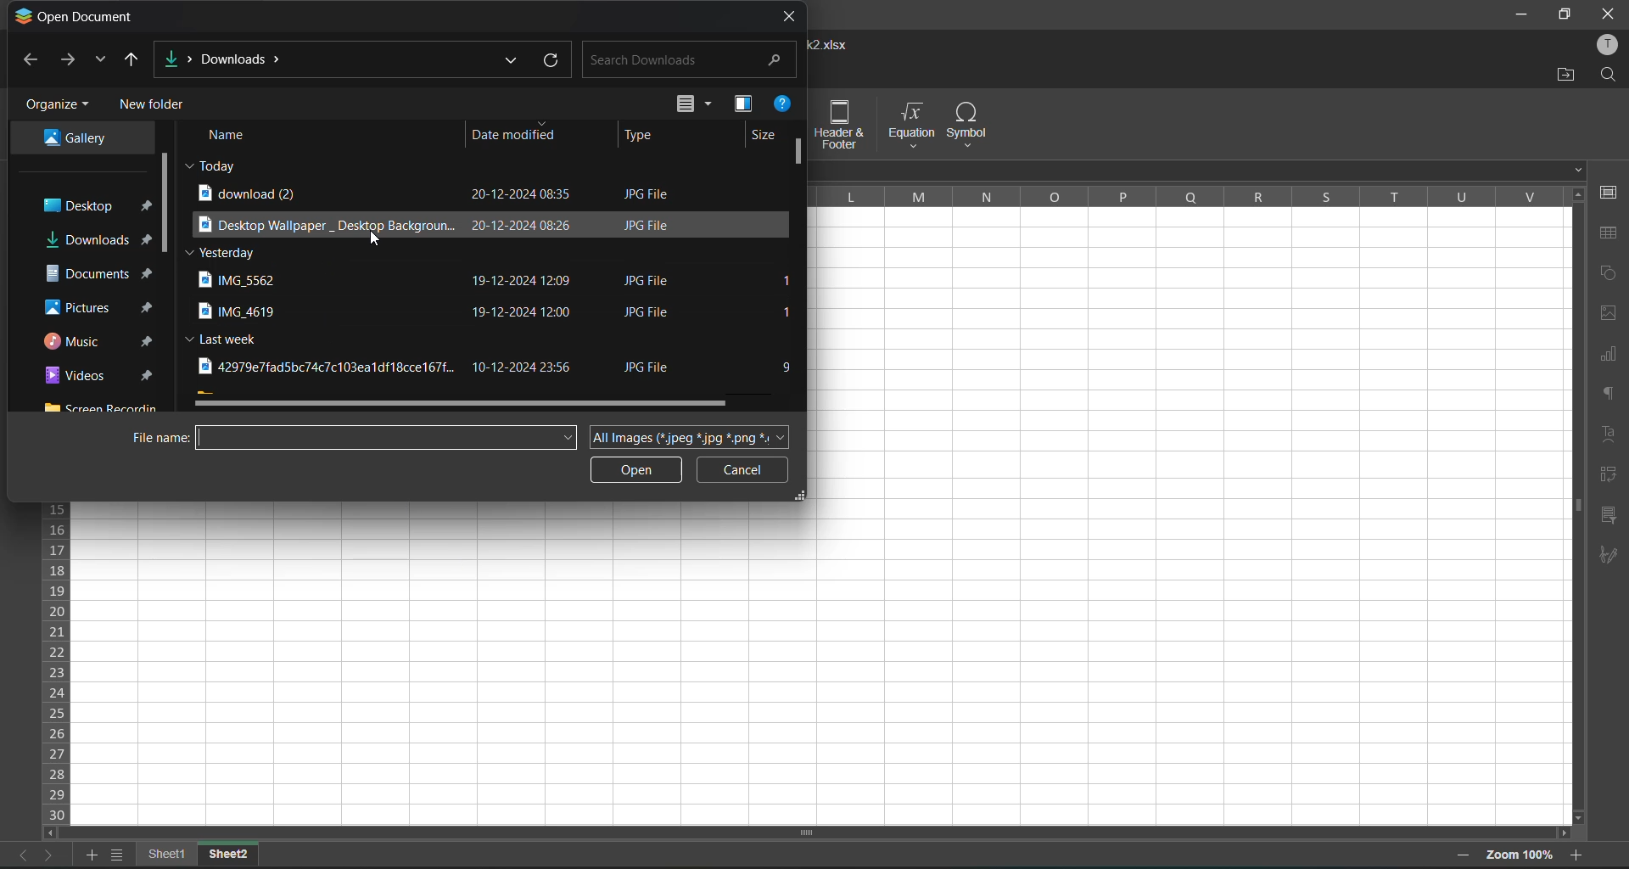 Image resolution: width=1629 pixels, height=869 pixels. What do you see at coordinates (803, 272) in the screenshot?
I see `scroll bar` at bounding box center [803, 272].